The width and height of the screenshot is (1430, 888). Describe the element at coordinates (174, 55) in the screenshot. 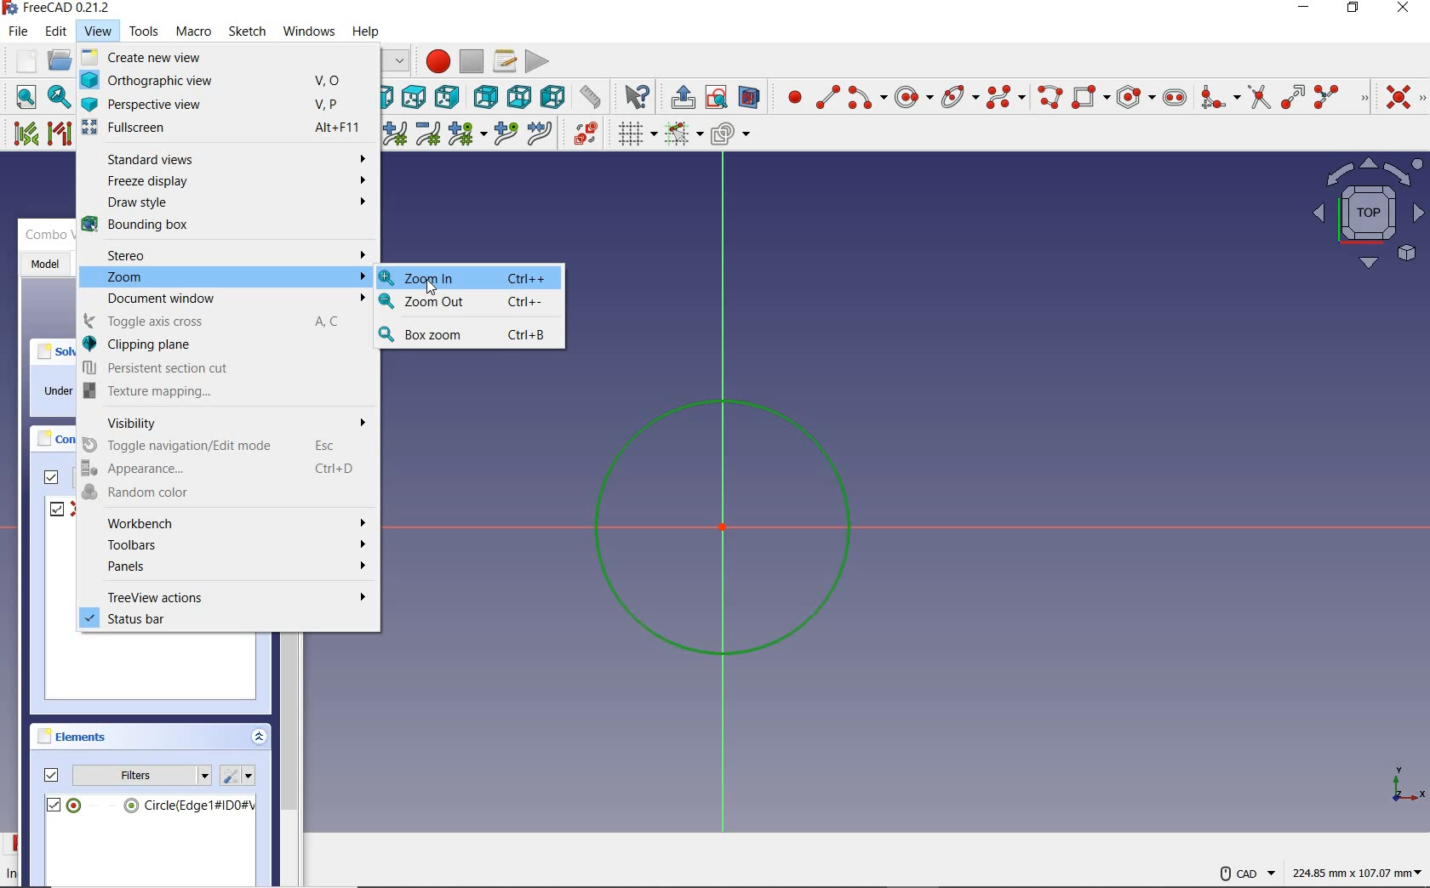

I see `create new view` at that location.